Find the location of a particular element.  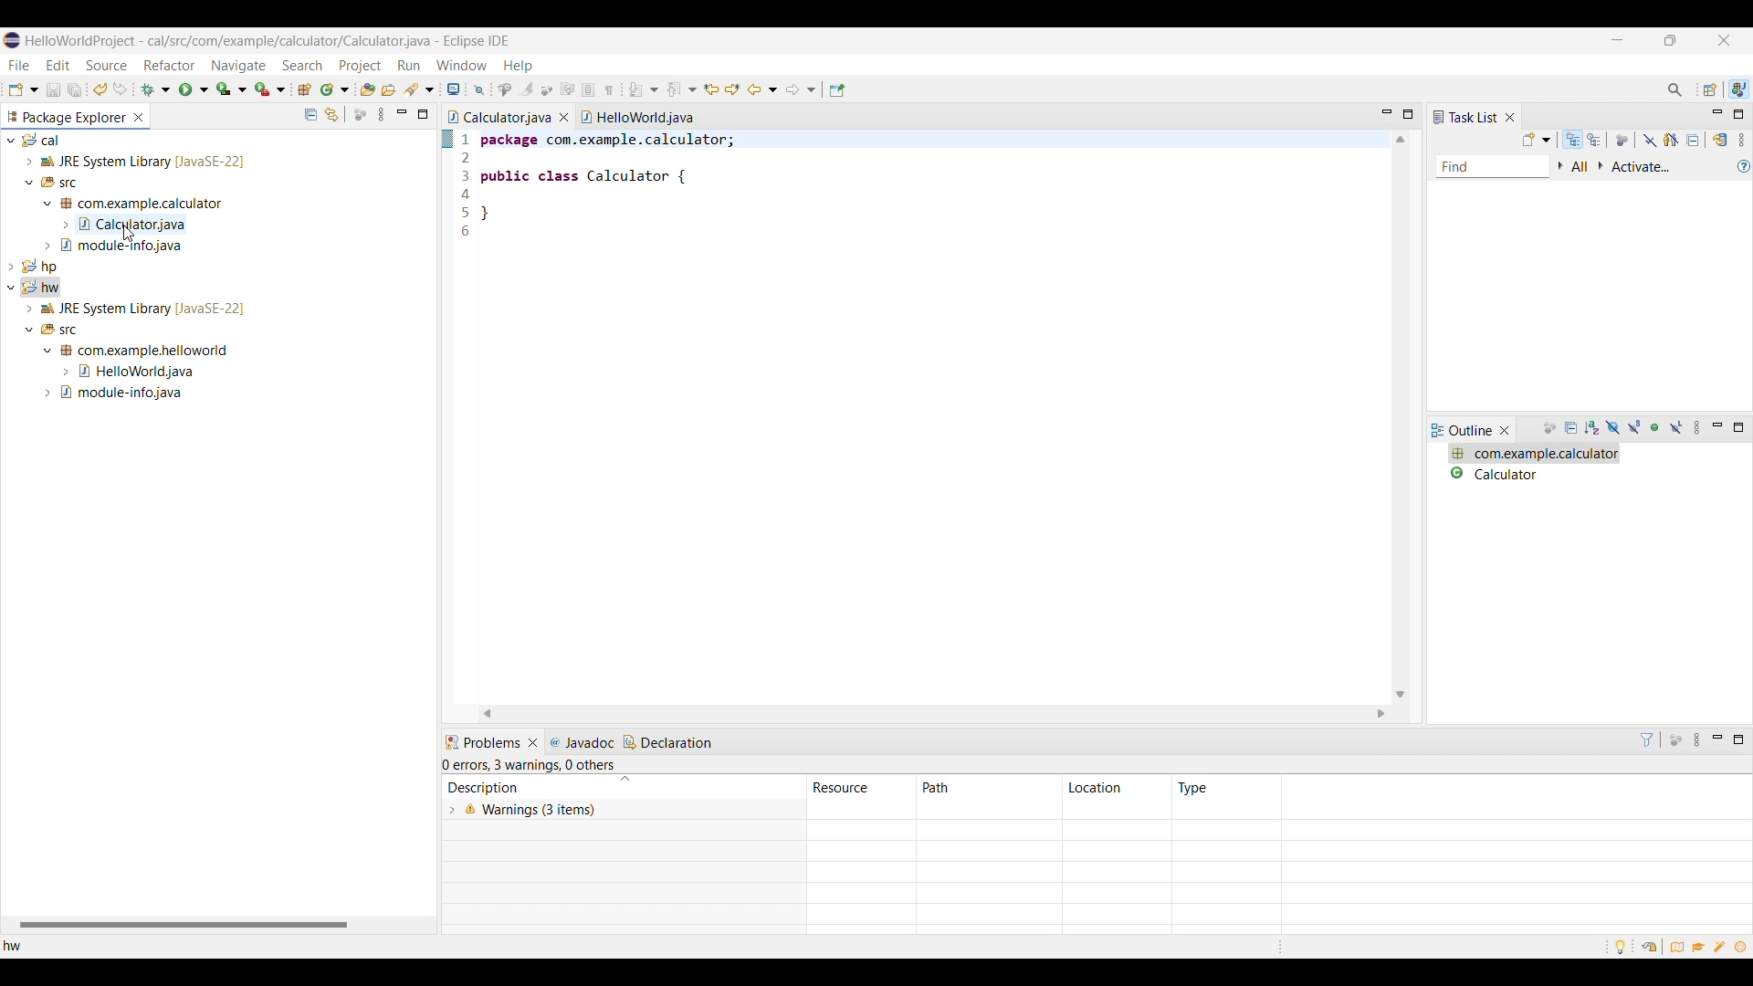

Minimize is located at coordinates (1617, 40).